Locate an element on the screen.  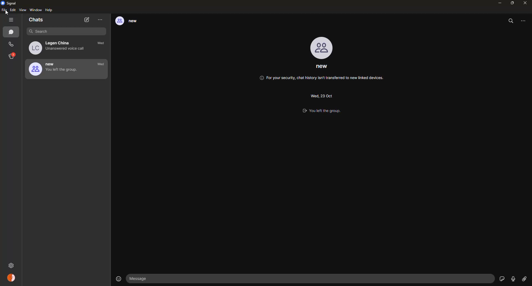
signal logo is located at coordinates (10, 3).